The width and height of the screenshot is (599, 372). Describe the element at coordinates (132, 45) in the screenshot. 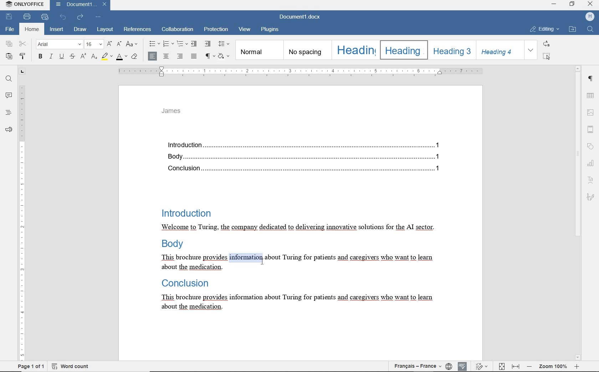

I see `CHANGE CASE` at that location.